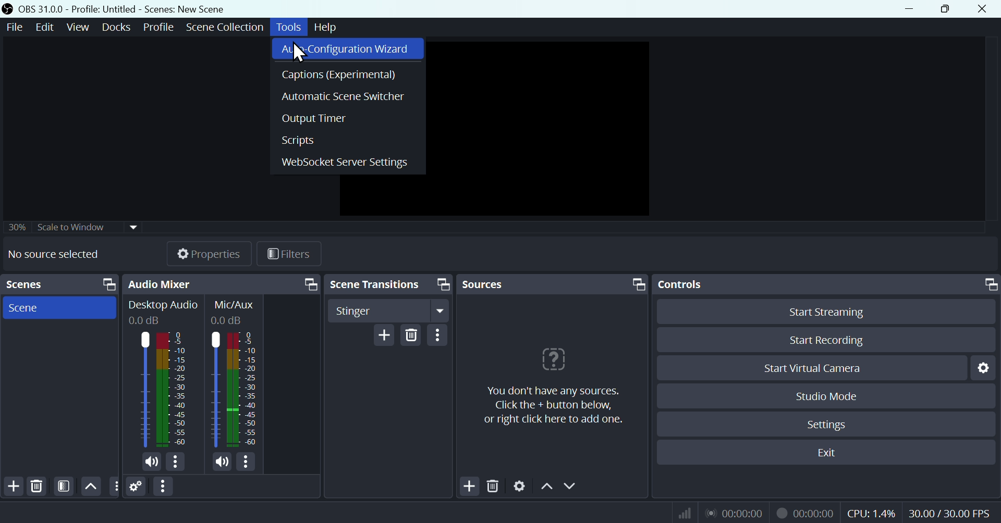 This screenshot has width=1001, height=523. What do you see at coordinates (825, 453) in the screenshot?
I see `Exit` at bounding box center [825, 453].